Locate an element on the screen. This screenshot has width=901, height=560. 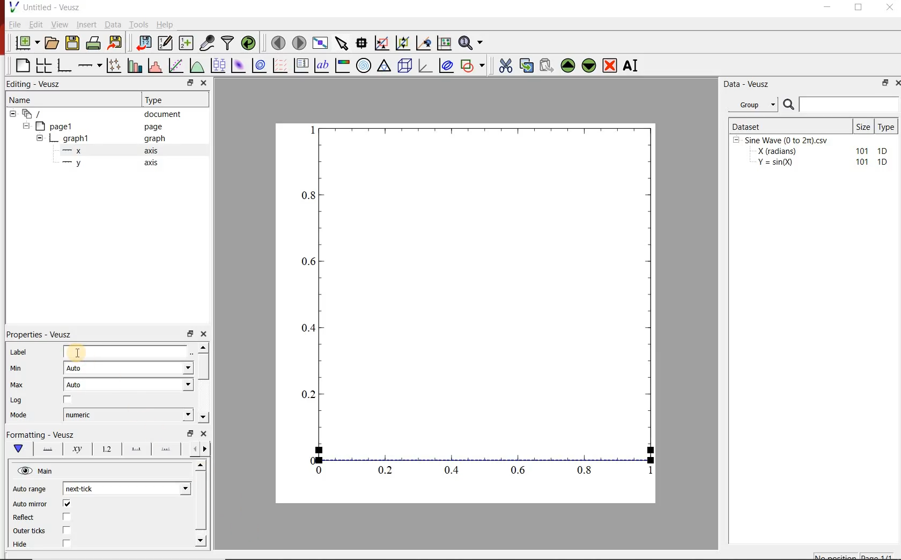
1.2 is located at coordinates (105, 450).